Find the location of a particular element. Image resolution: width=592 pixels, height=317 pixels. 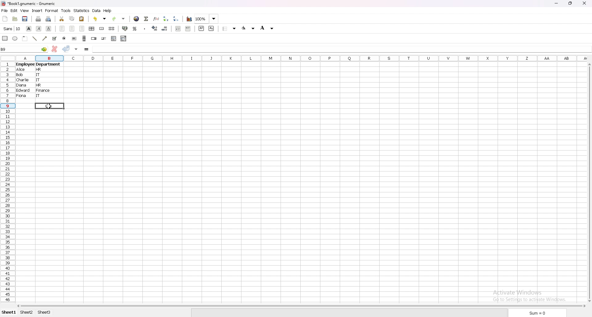

tools is located at coordinates (66, 10).